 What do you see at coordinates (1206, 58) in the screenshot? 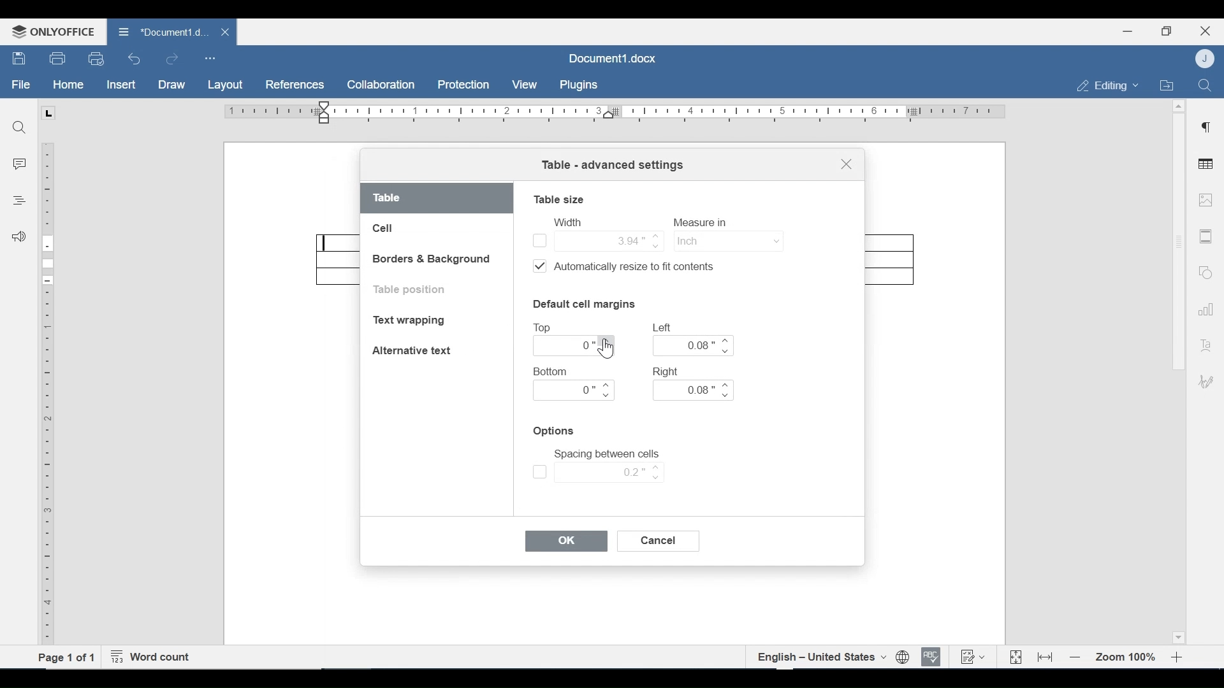
I see `User` at bounding box center [1206, 58].